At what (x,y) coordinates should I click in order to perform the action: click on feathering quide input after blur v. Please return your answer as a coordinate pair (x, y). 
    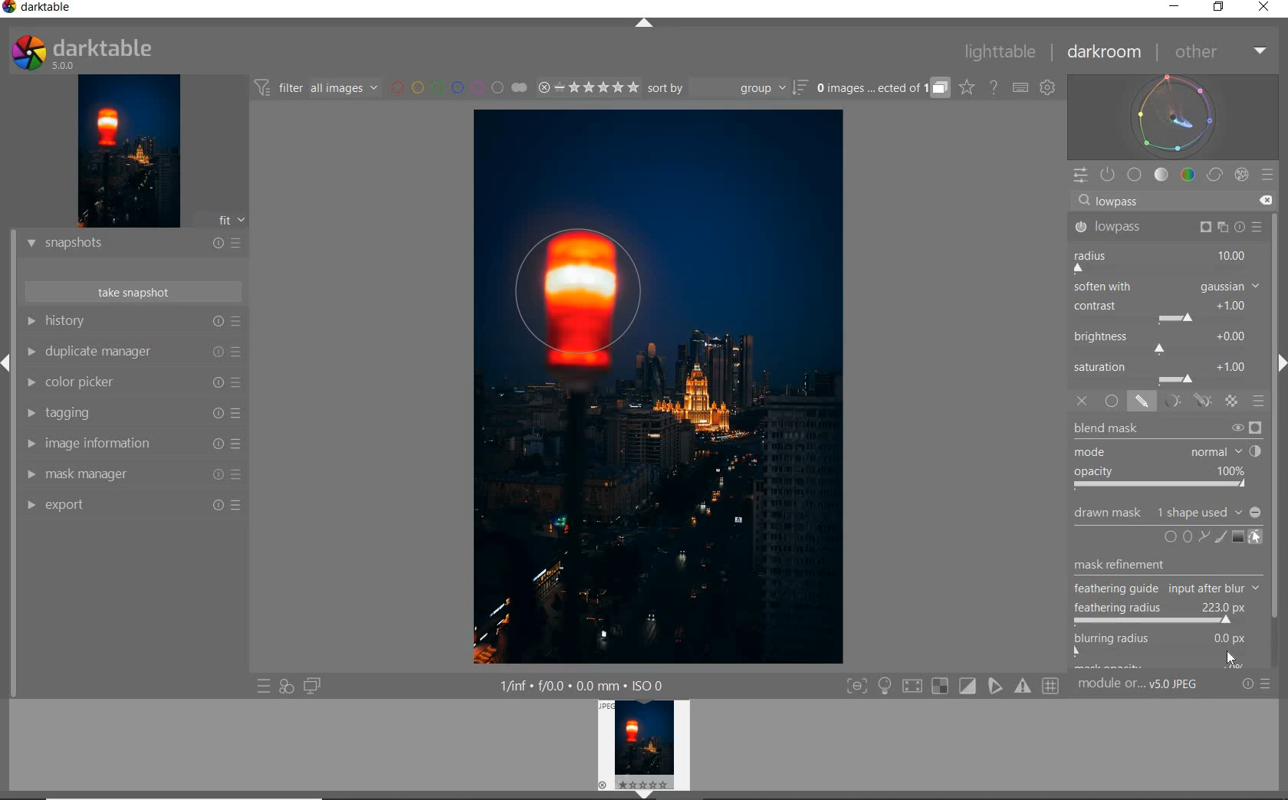
    Looking at the image, I should click on (1160, 589).